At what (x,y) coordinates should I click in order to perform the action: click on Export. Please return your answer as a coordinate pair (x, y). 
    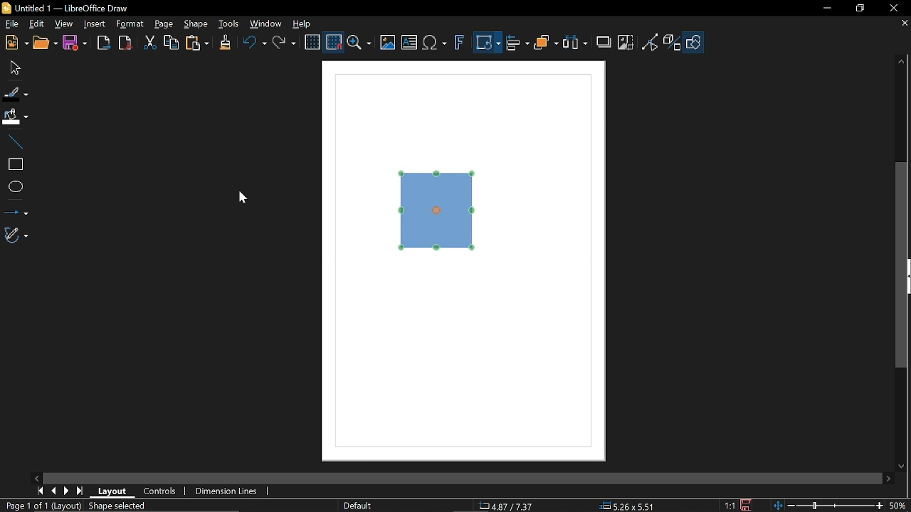
    Looking at the image, I should click on (101, 43).